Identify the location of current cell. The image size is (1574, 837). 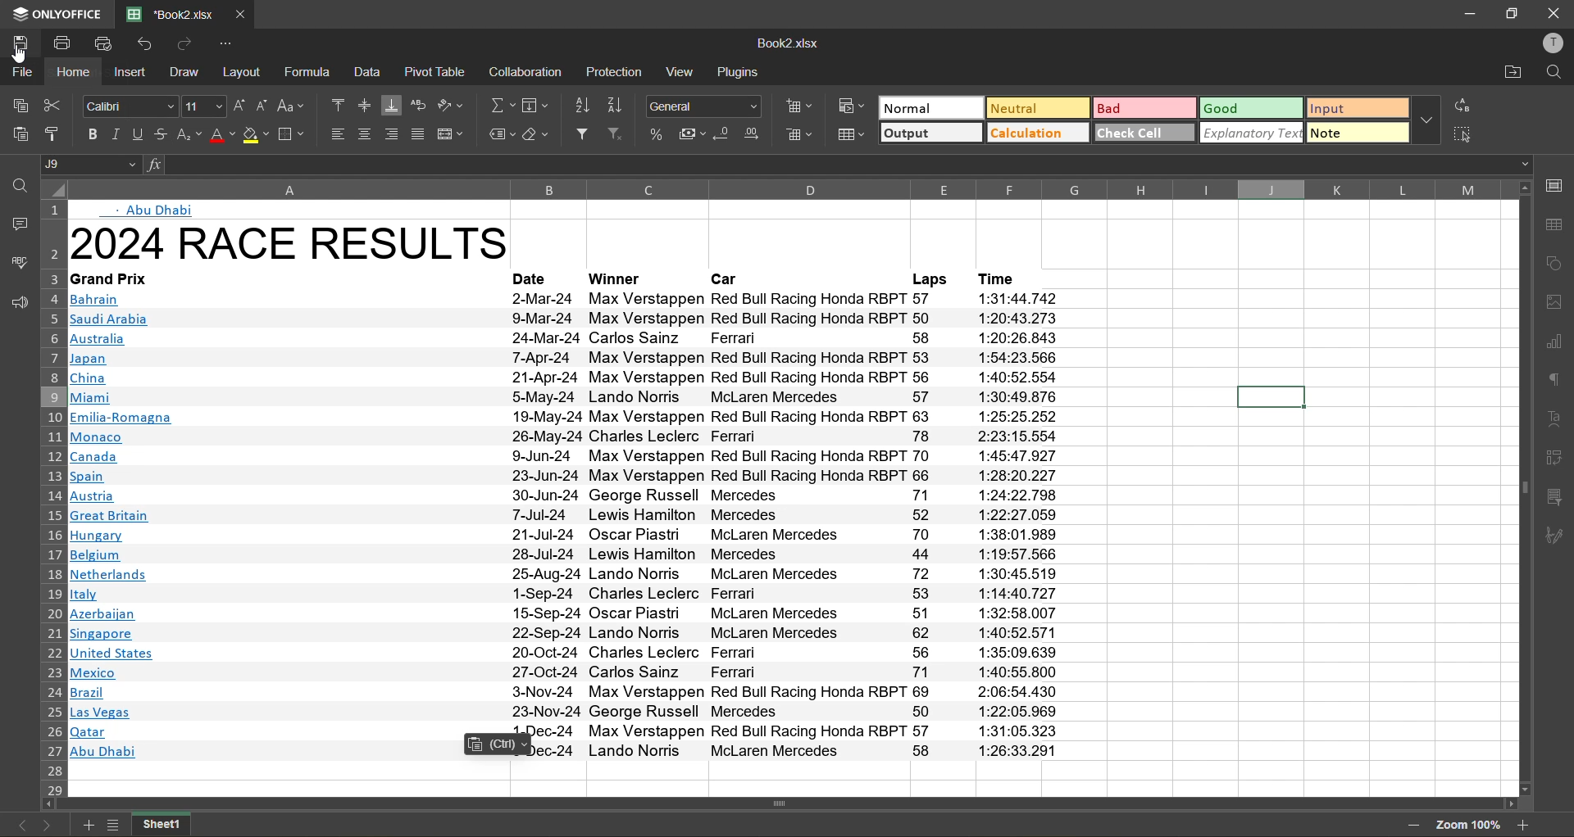
(1269, 397).